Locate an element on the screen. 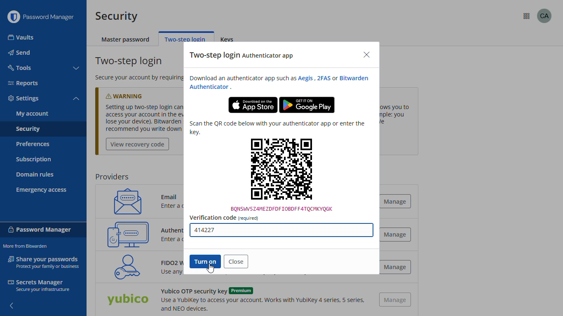  my account is located at coordinates (33, 114).